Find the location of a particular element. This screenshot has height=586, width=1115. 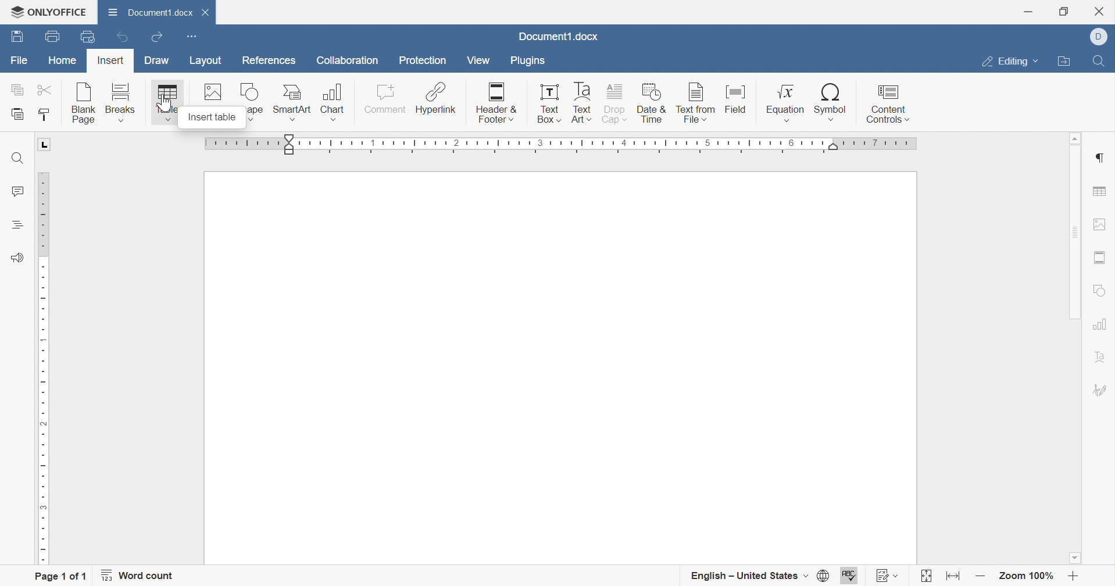

Minimize is located at coordinates (1032, 11).